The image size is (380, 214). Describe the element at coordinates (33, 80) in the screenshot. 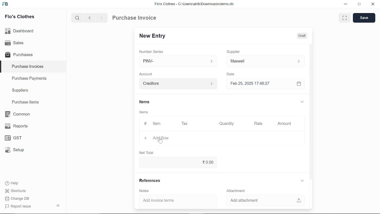

I see `Purchase Payments` at that location.